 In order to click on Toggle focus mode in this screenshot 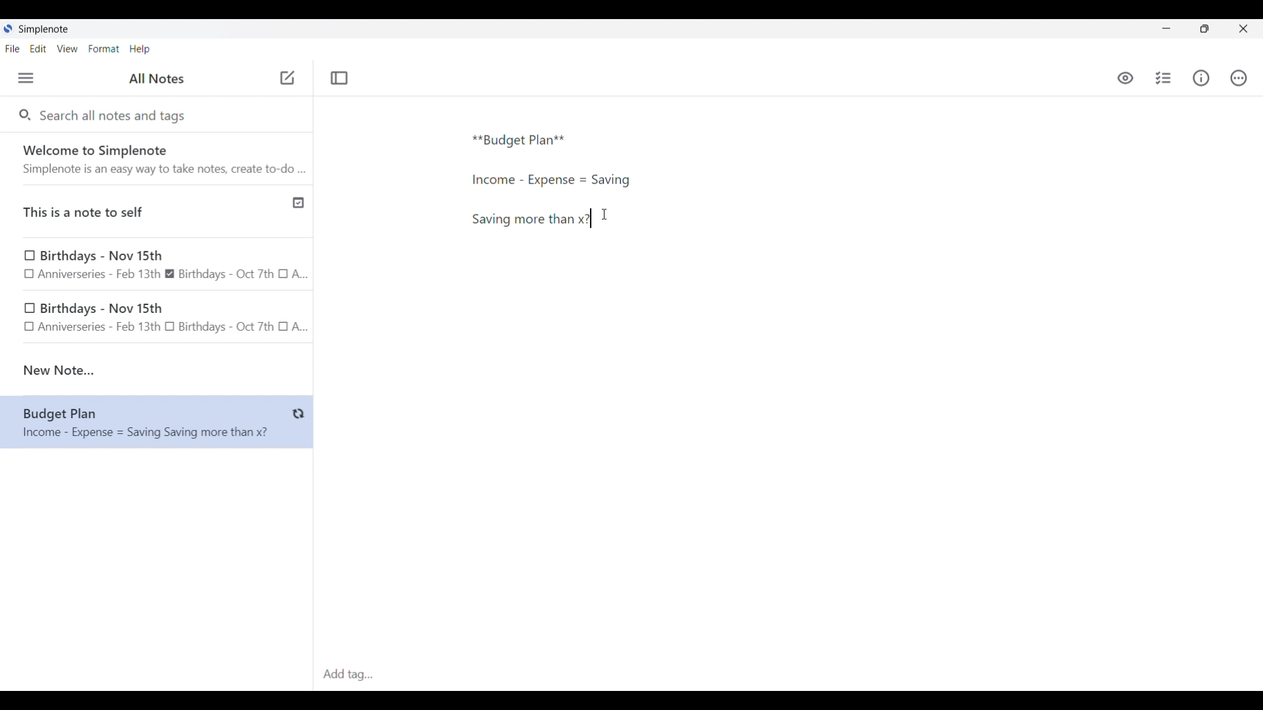, I will do `click(339, 78)`.